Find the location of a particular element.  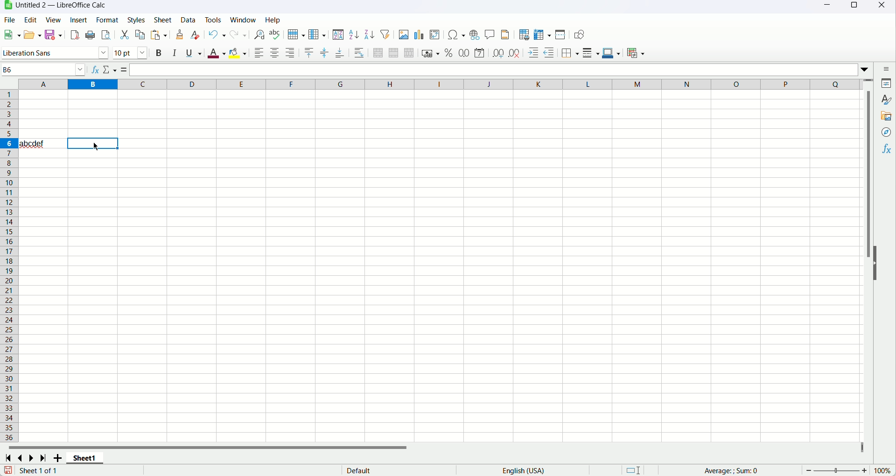

font color is located at coordinates (216, 53).